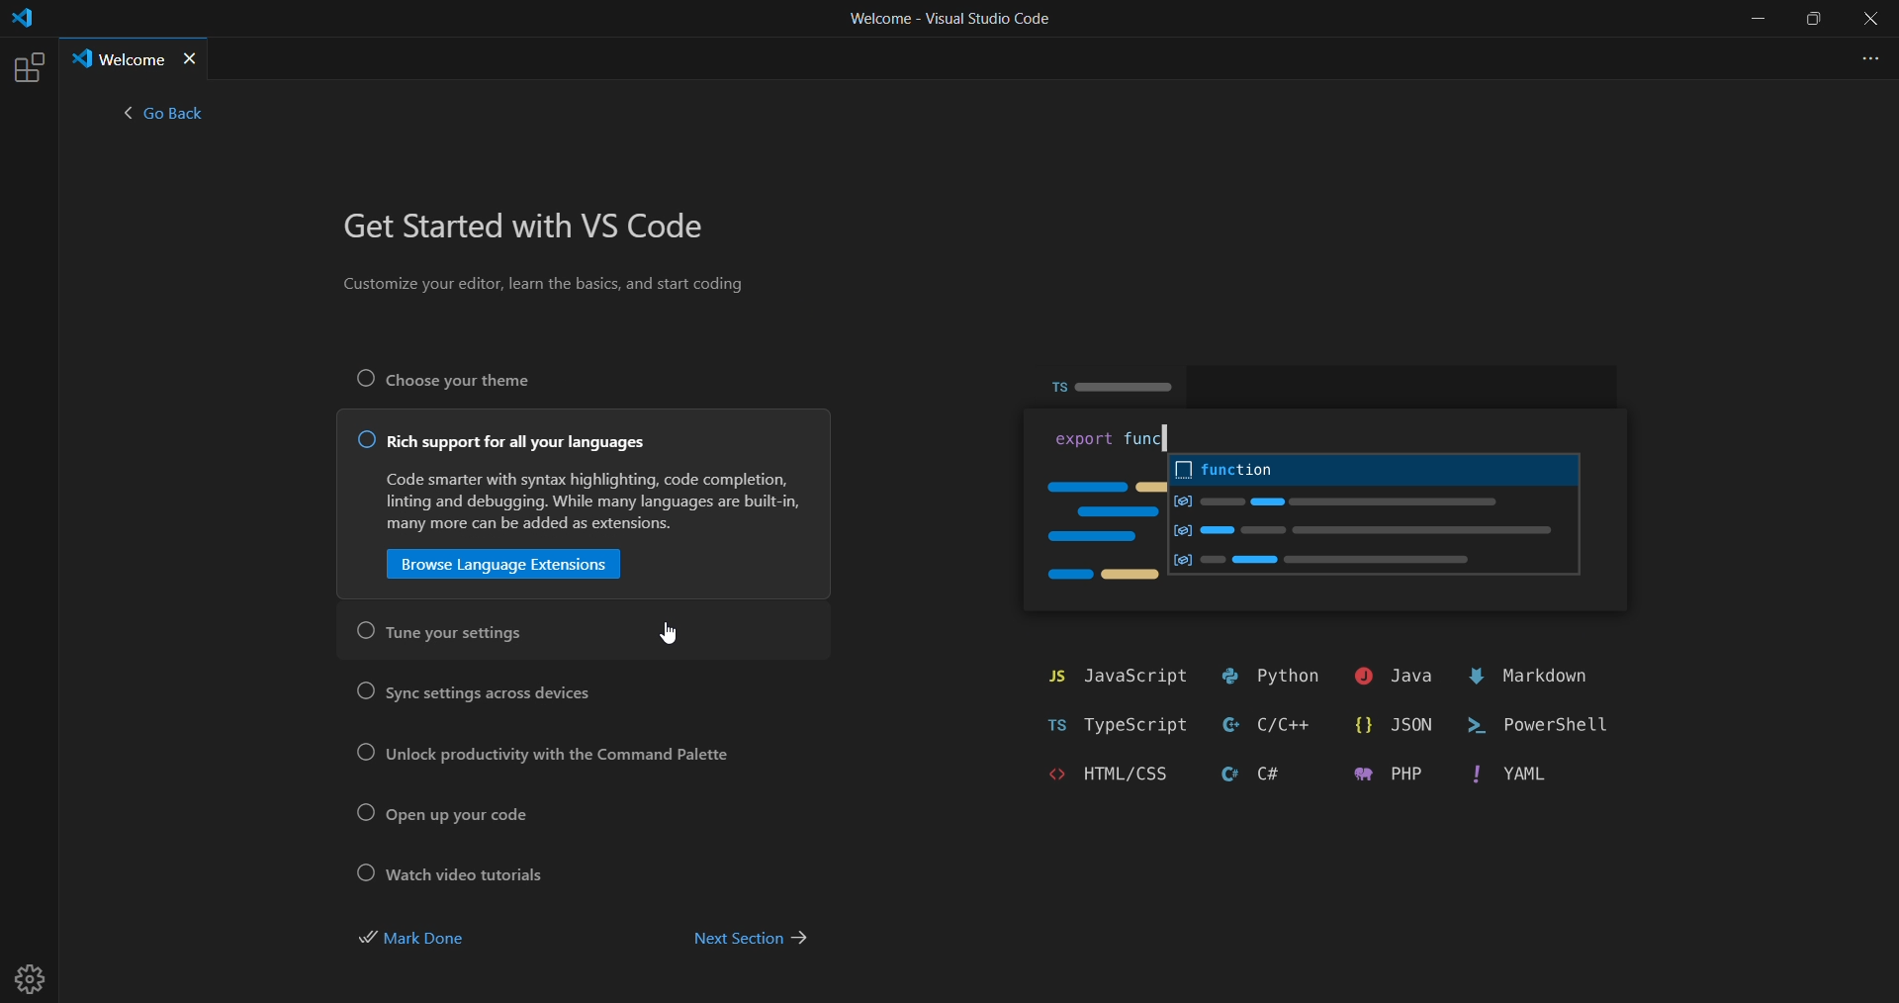 The width and height of the screenshot is (1899, 1003). What do you see at coordinates (664, 632) in the screenshot?
I see `cursor` at bounding box center [664, 632].